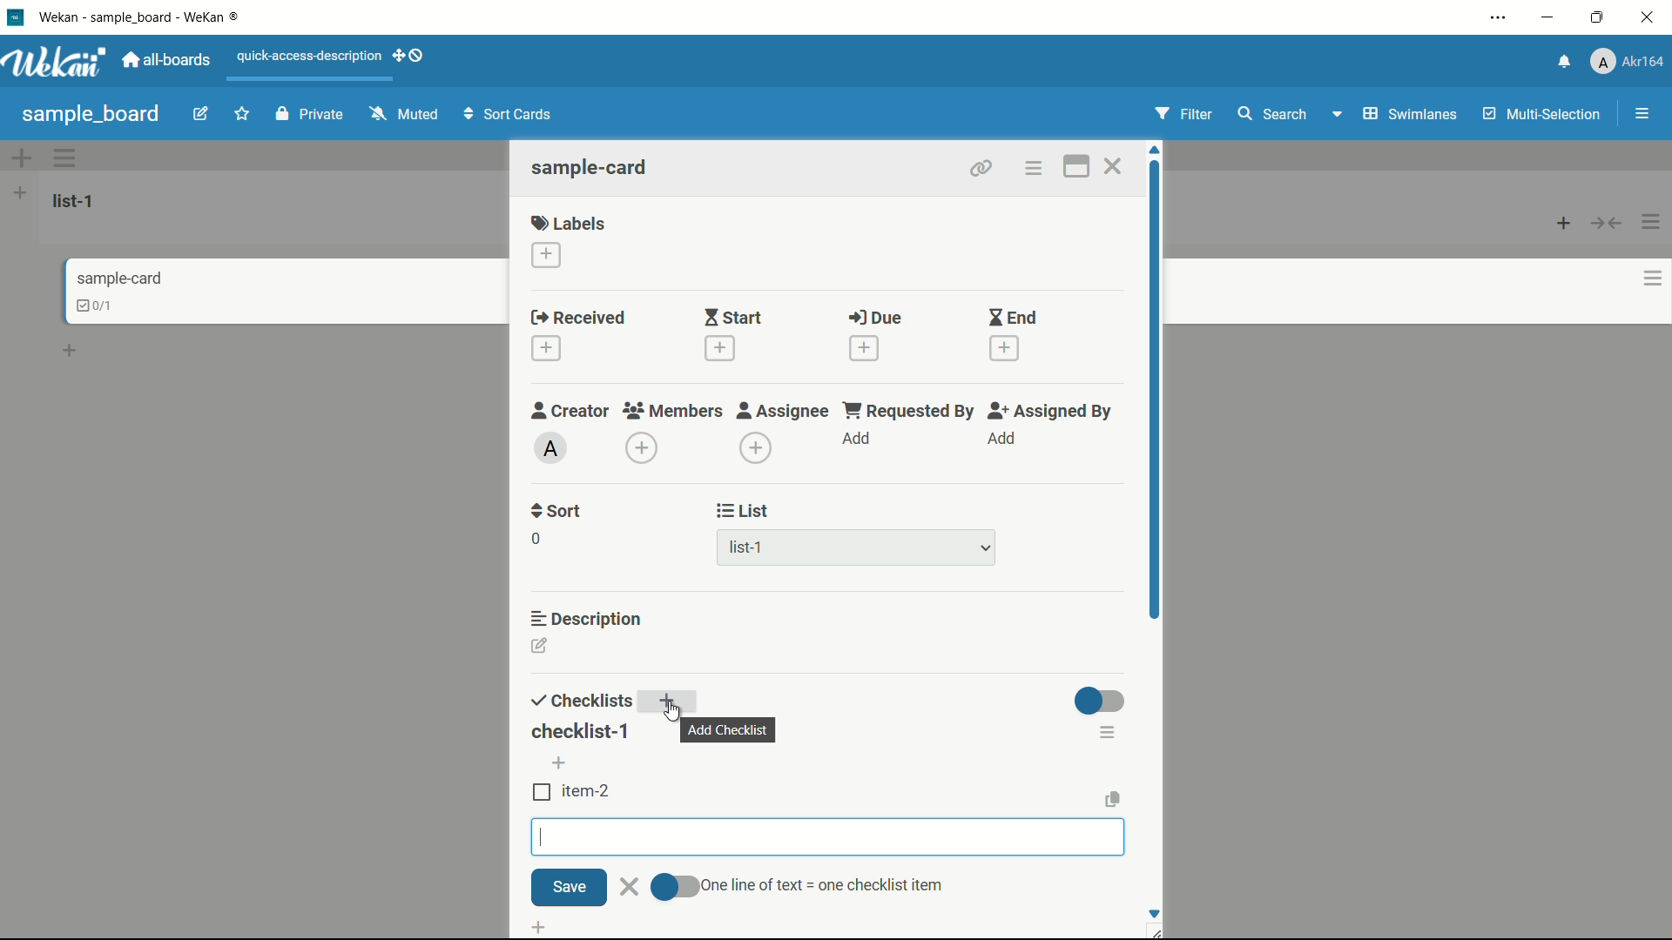 This screenshot has height=940, width=1672. What do you see at coordinates (310, 56) in the screenshot?
I see `quick-access-description` at bounding box center [310, 56].